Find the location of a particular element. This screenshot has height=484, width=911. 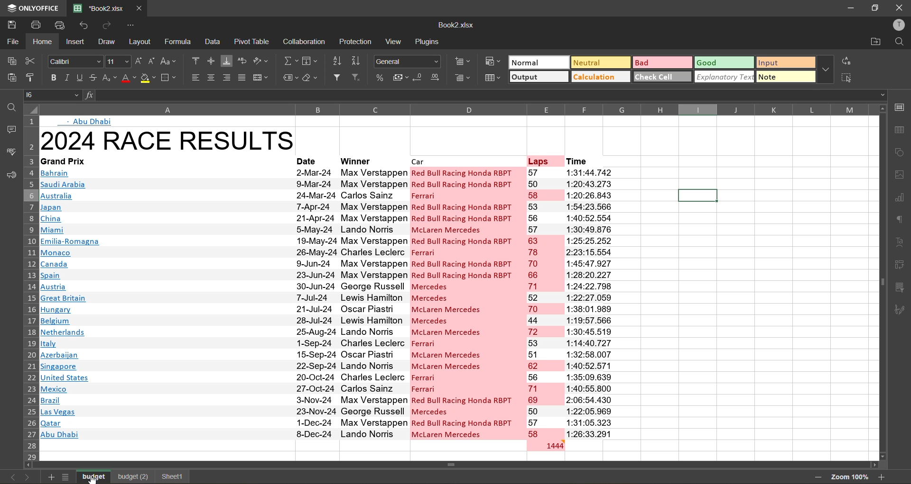

budget(2) is located at coordinates (132, 477).